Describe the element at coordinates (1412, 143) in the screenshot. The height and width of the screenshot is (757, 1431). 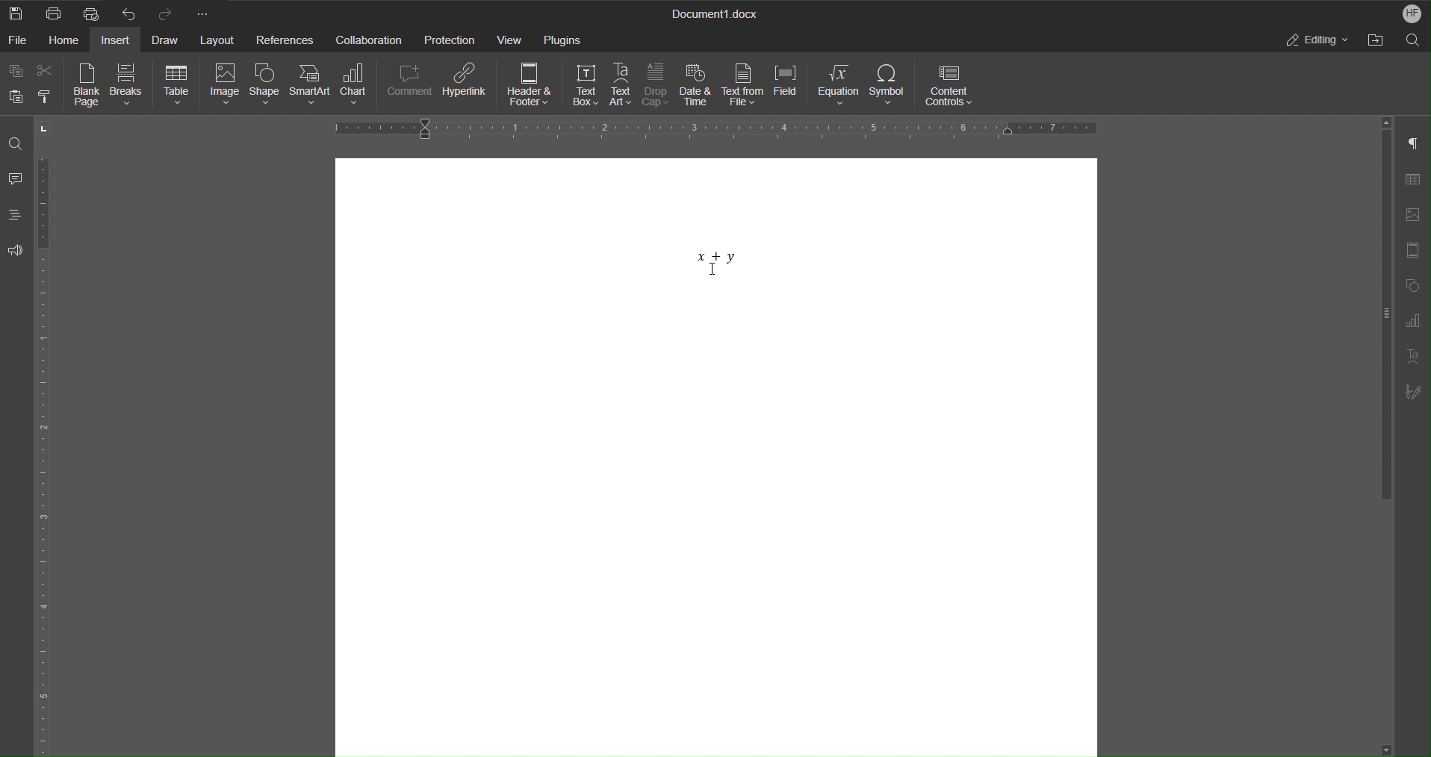
I see `Non-Printing Characters` at that location.